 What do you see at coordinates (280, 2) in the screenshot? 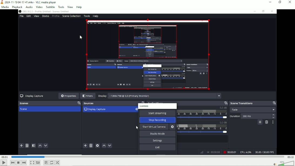
I see `restore down` at bounding box center [280, 2].